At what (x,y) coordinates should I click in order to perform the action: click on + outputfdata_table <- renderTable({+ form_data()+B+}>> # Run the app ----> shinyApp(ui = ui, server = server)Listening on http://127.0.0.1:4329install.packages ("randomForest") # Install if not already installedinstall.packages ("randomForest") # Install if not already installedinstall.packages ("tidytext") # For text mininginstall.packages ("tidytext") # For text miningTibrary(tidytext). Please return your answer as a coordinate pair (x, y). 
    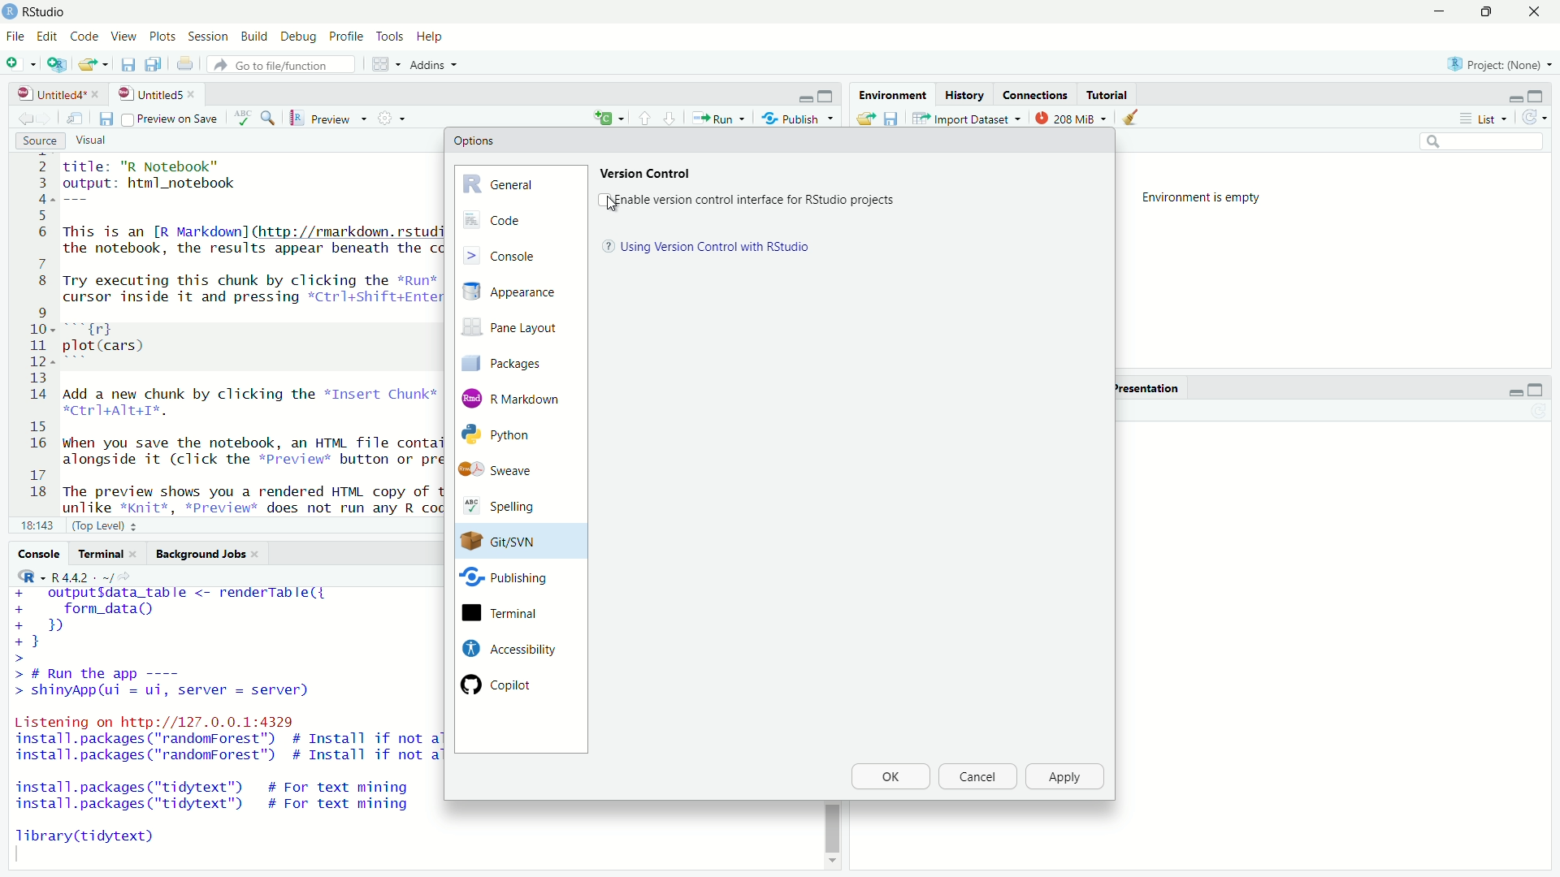
    Looking at the image, I should click on (223, 724).